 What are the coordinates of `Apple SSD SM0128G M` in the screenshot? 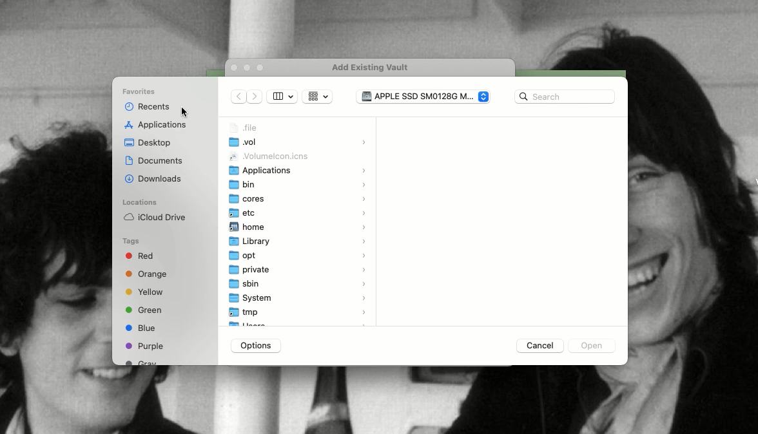 It's located at (422, 96).